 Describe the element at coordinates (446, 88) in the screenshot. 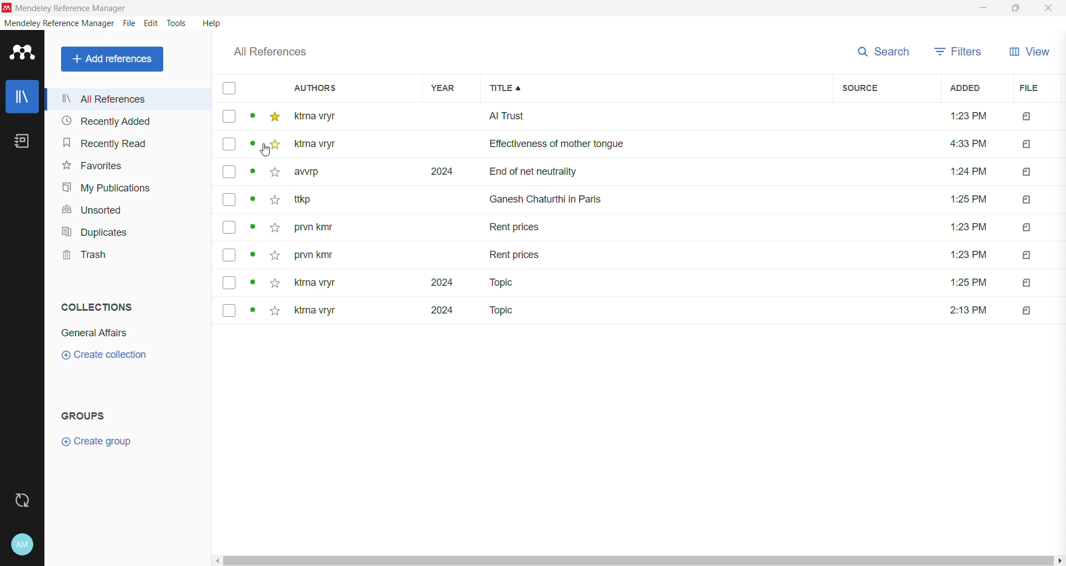

I see `Year` at that location.